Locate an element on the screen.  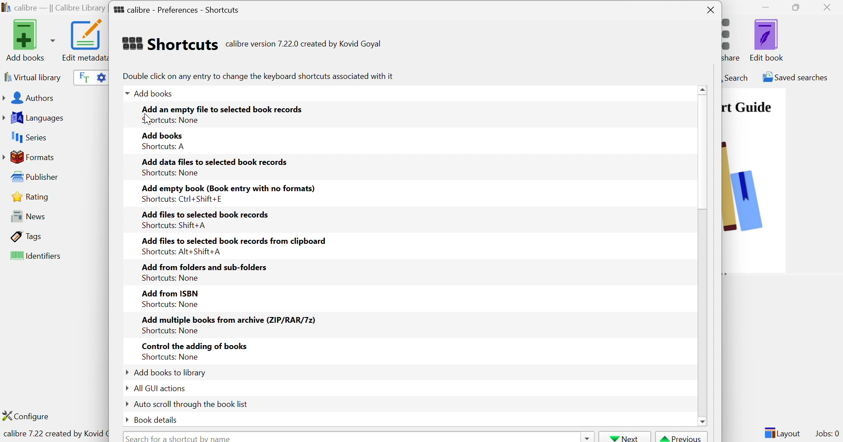
Add books to library is located at coordinates (171, 373).